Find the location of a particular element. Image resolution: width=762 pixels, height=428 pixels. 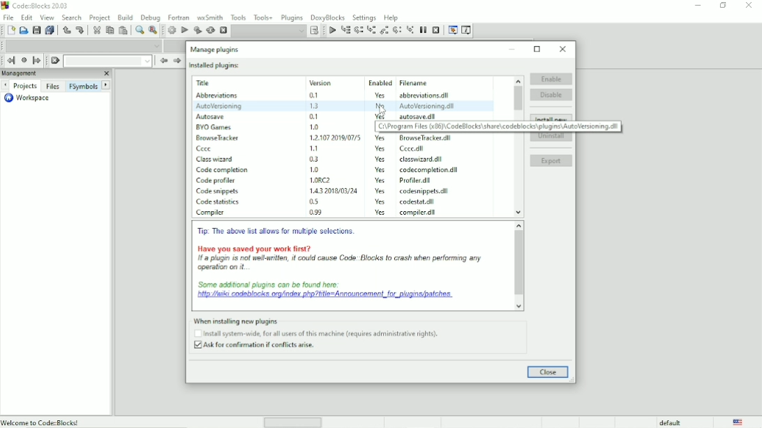

version  is located at coordinates (332, 137).